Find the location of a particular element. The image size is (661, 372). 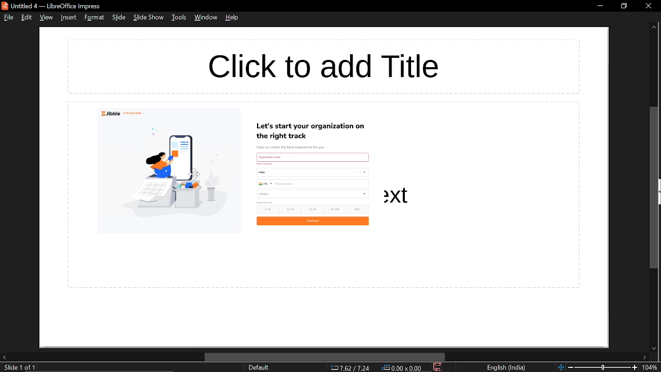

file is located at coordinates (8, 17).